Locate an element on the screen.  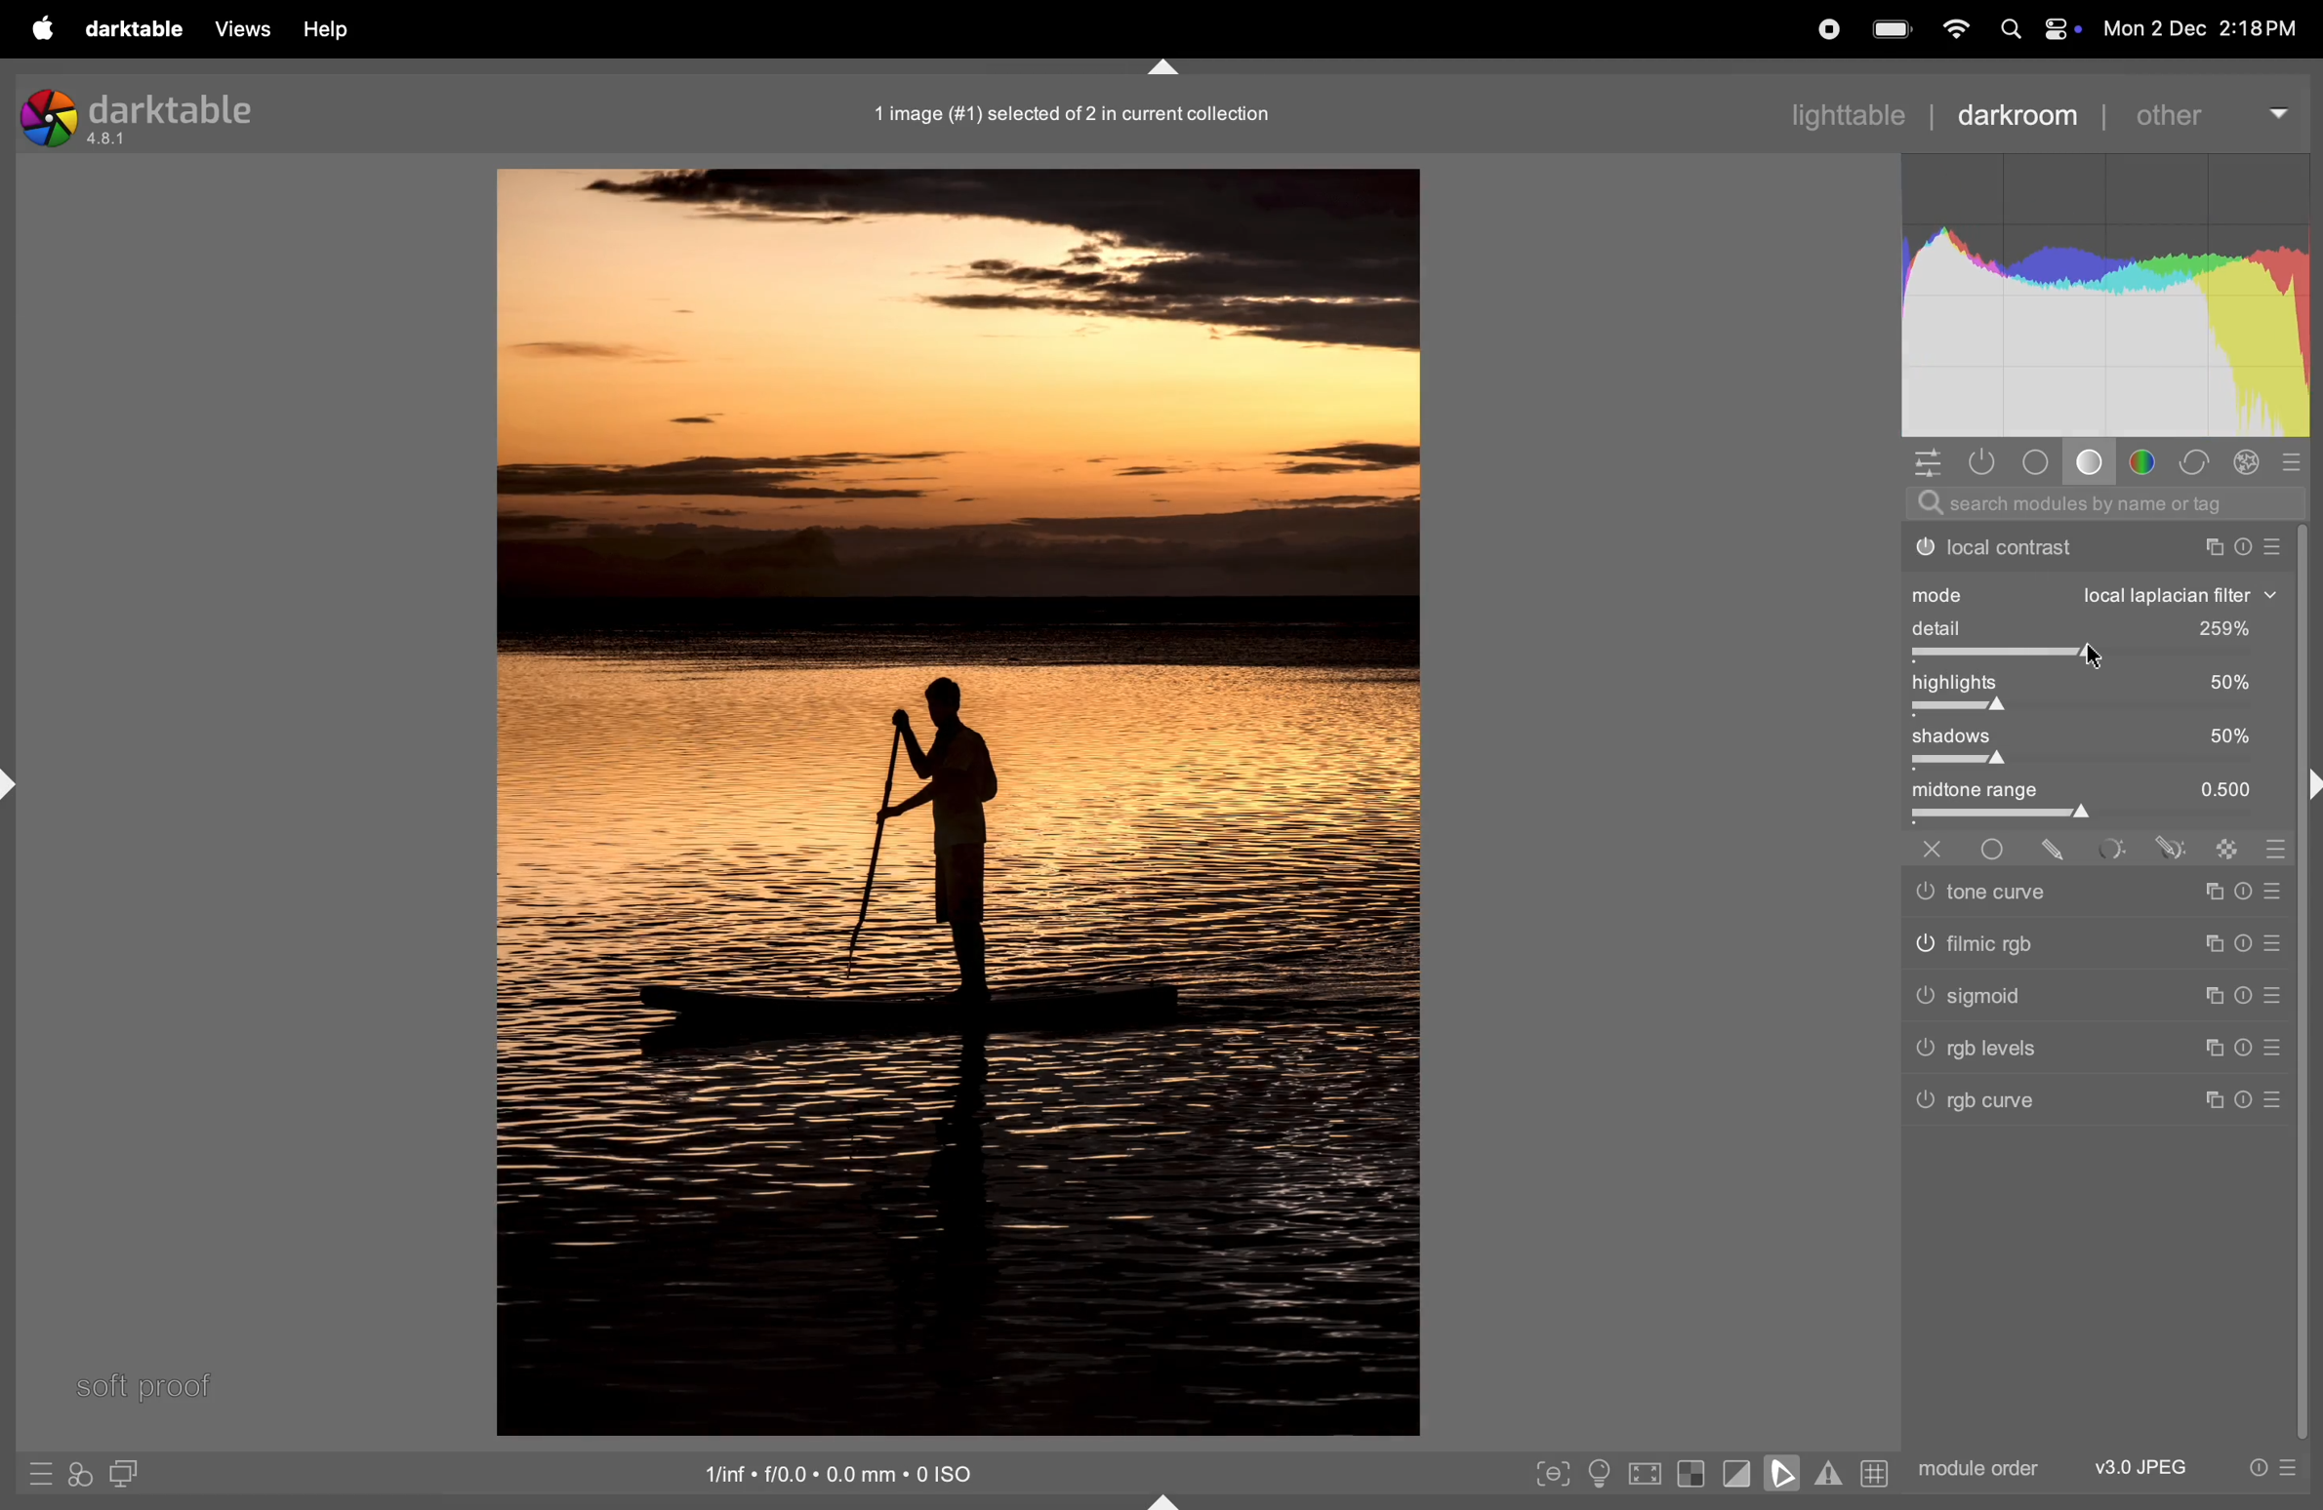
midtone range is located at coordinates (2099, 790).